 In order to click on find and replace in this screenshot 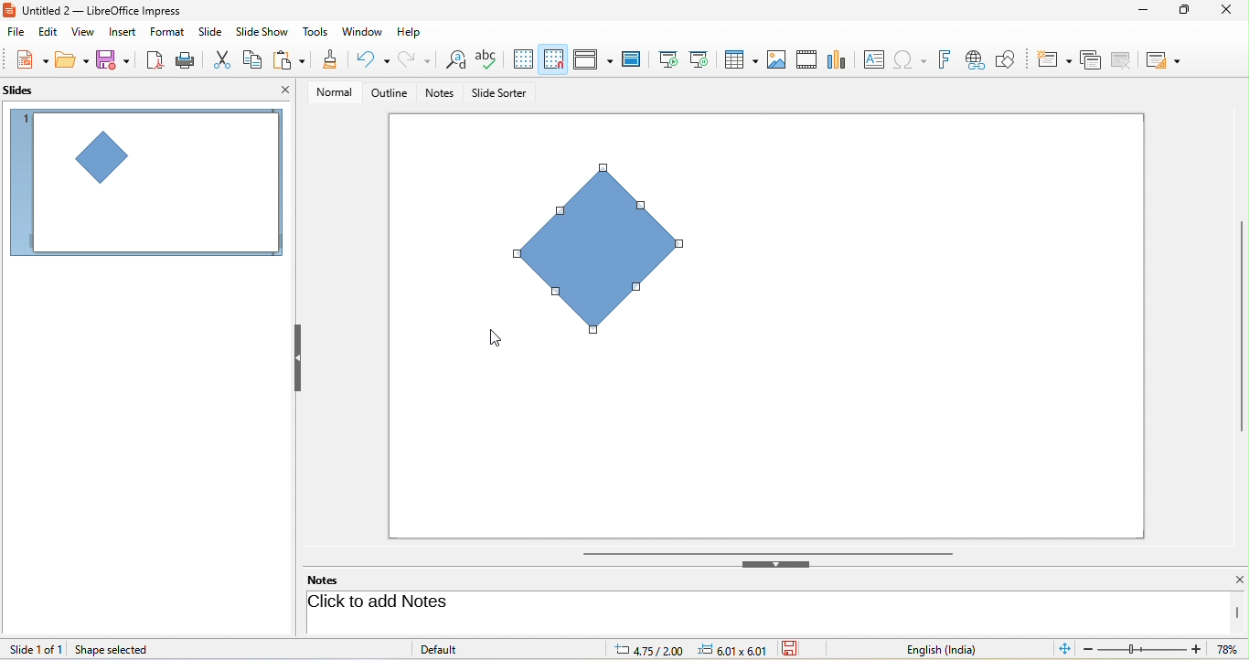, I will do `click(454, 61)`.